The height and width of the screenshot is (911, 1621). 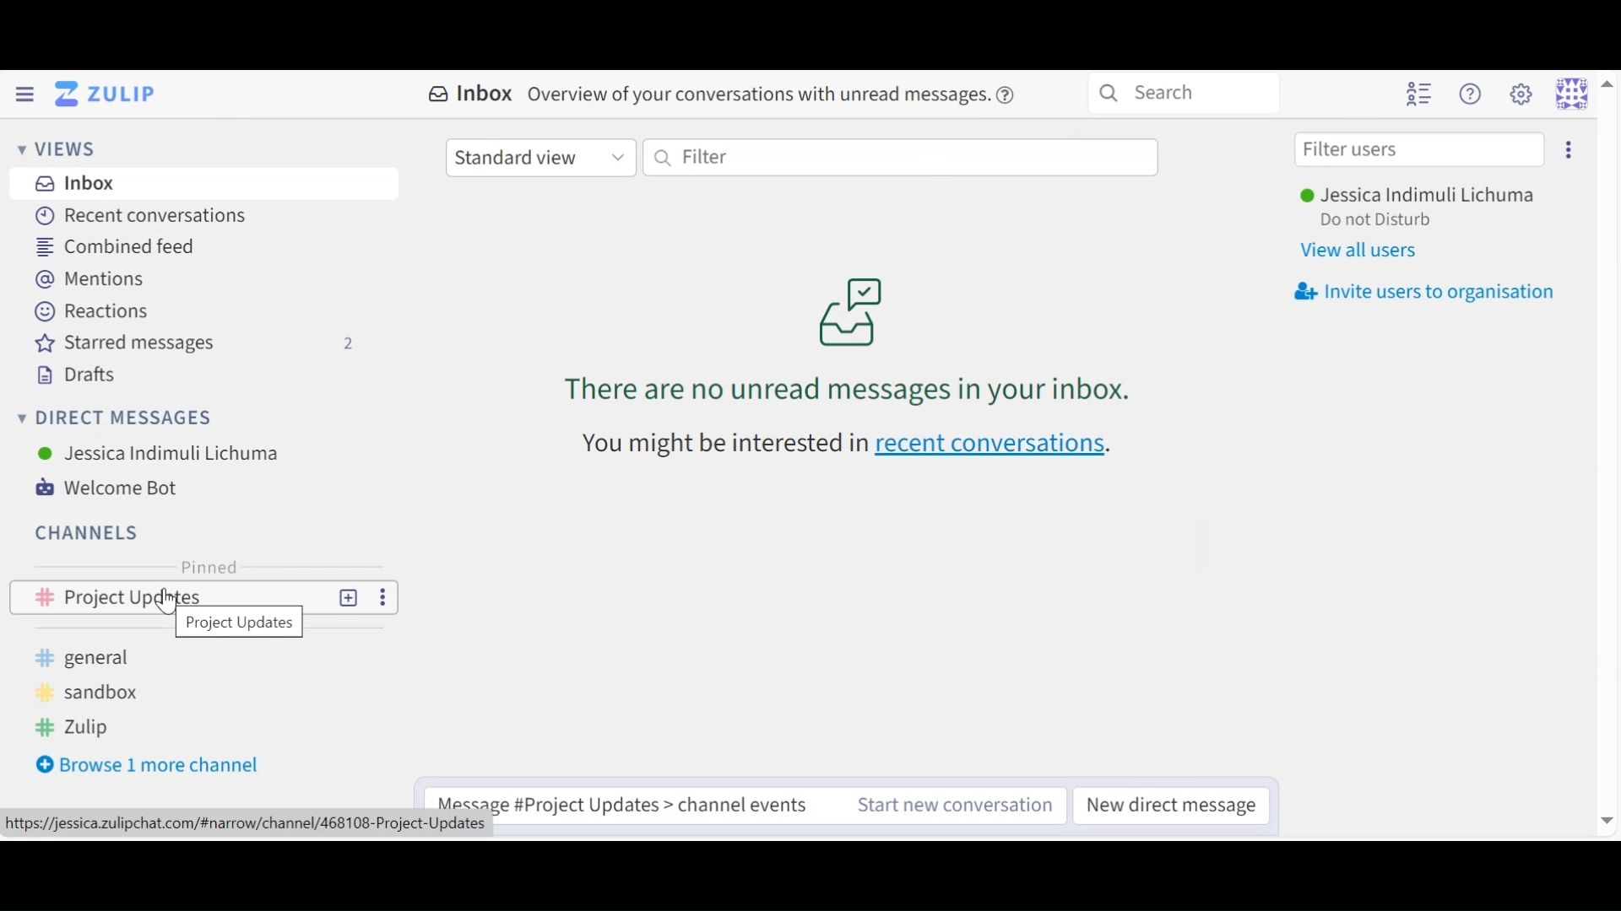 What do you see at coordinates (155, 766) in the screenshot?
I see `Browse more channel` at bounding box center [155, 766].